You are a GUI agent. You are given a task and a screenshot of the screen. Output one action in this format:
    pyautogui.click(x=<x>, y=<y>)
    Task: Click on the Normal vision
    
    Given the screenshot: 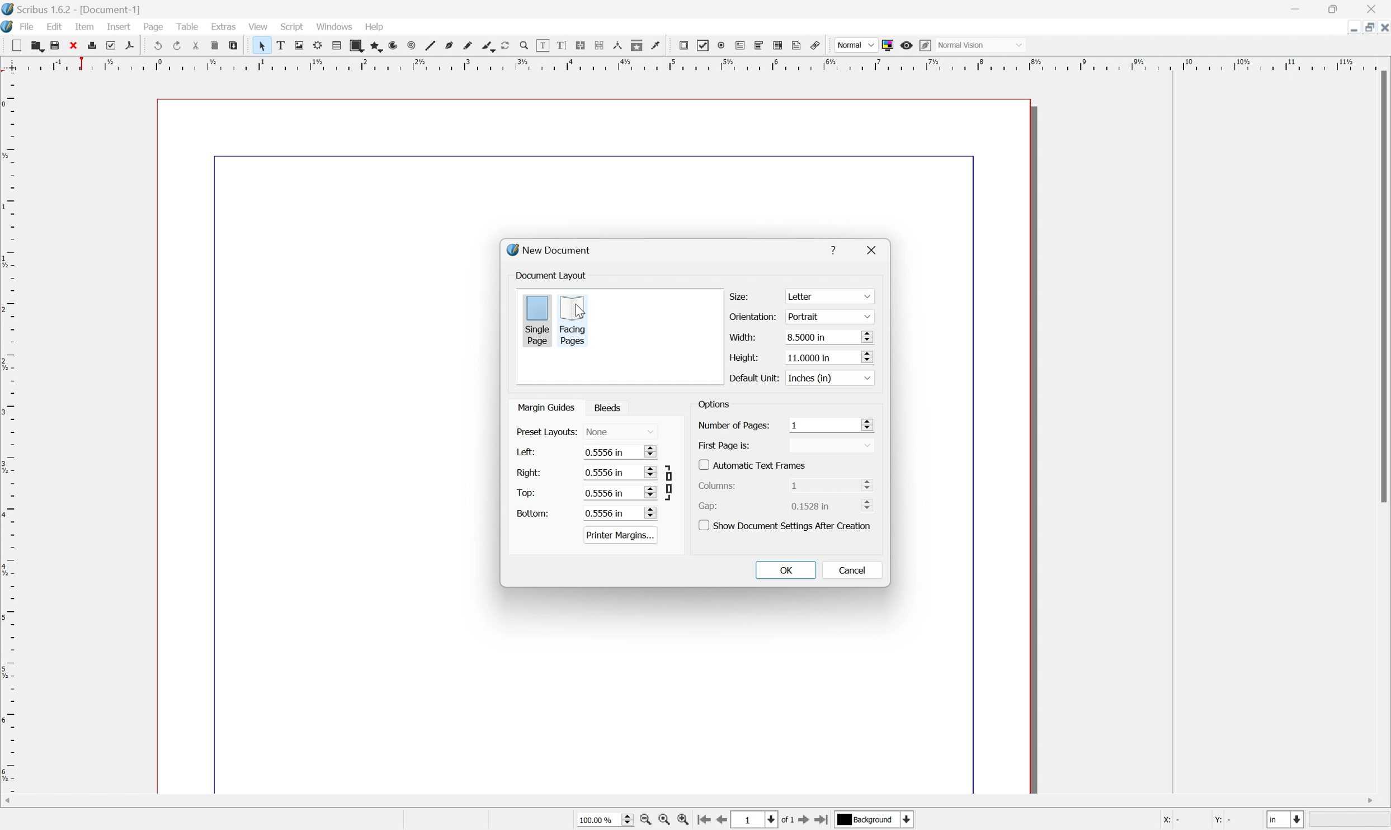 What is the action you would take?
    pyautogui.click(x=985, y=45)
    